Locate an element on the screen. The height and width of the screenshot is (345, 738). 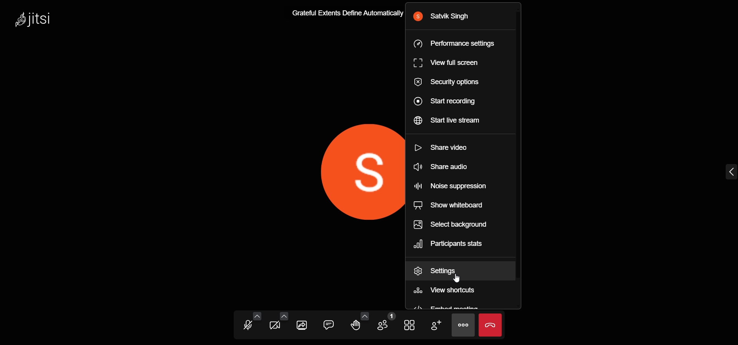
start recording is located at coordinates (443, 103).